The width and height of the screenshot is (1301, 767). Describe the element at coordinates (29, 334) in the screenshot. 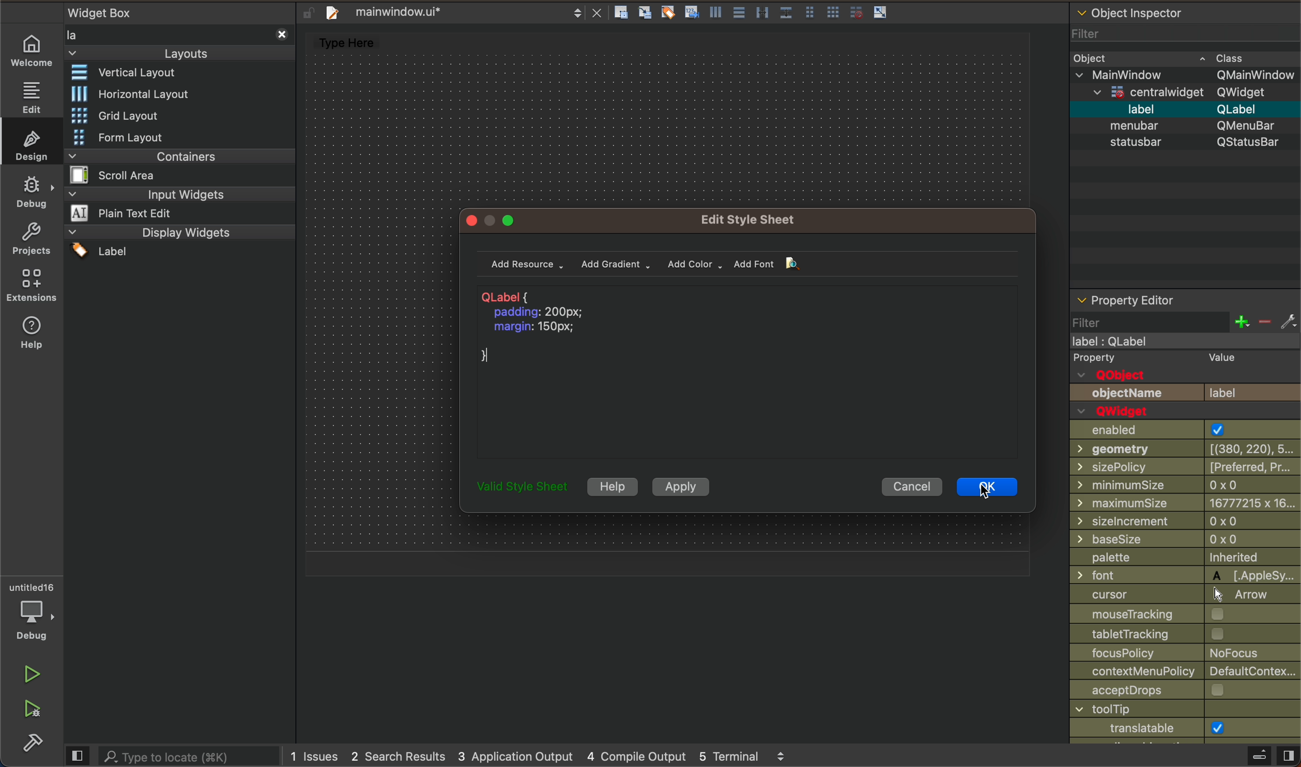

I see `help` at that location.